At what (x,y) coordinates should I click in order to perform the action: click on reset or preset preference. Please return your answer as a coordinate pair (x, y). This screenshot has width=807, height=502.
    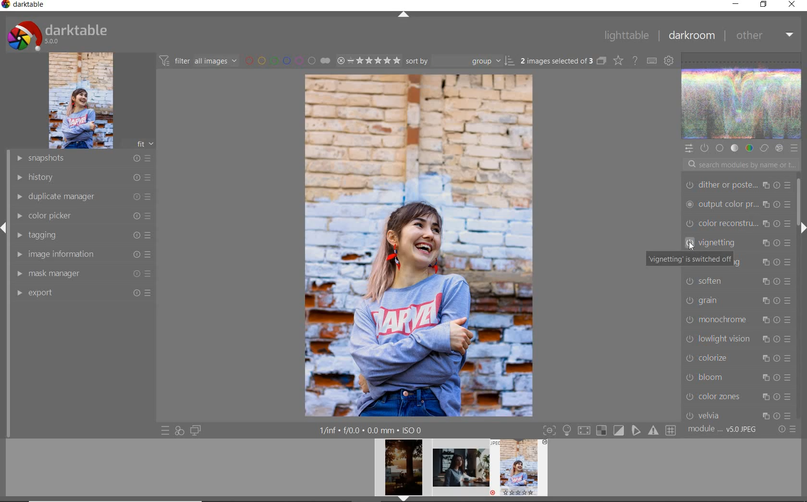
    Looking at the image, I should click on (786, 430).